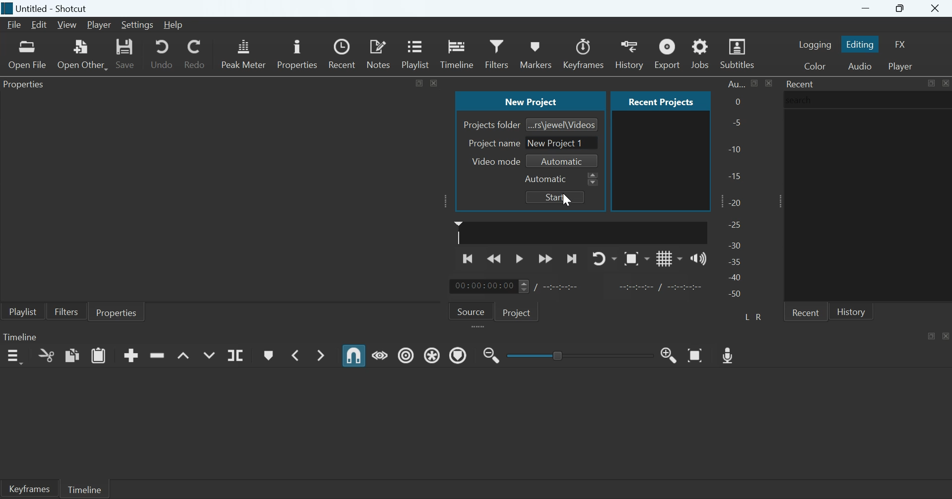 This screenshot has height=499, width=952. I want to click on Timeline, so click(84, 488).